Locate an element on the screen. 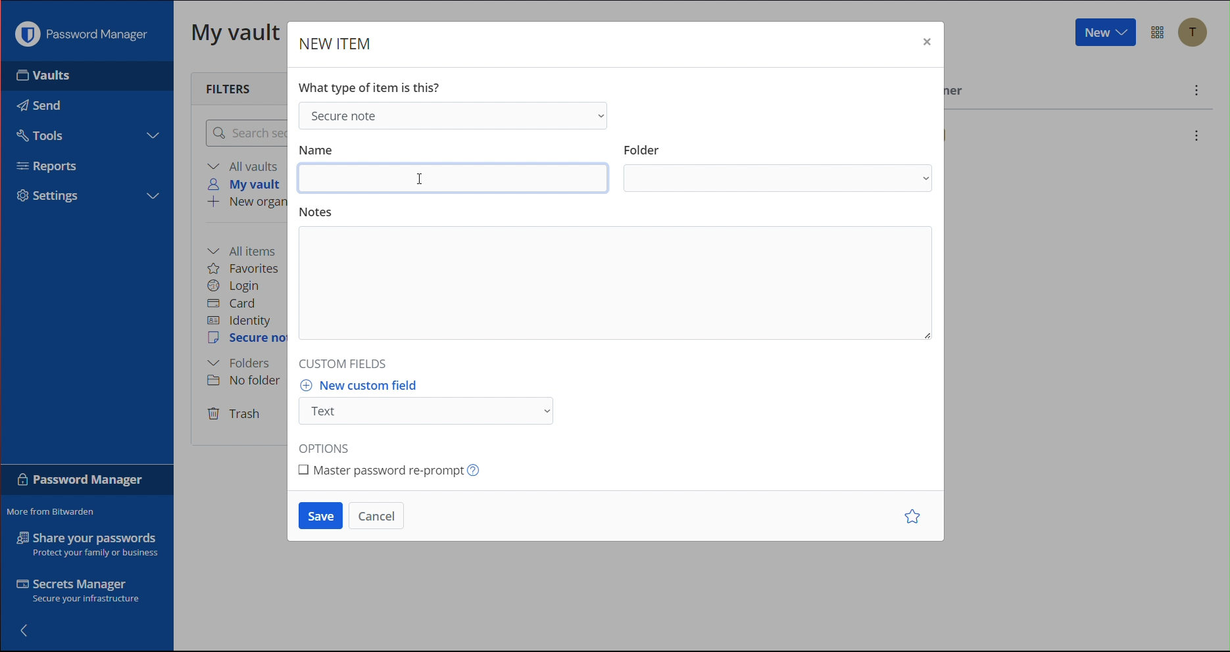 Image resolution: width=1230 pixels, height=652 pixels. Password Manager is located at coordinates (85, 34).